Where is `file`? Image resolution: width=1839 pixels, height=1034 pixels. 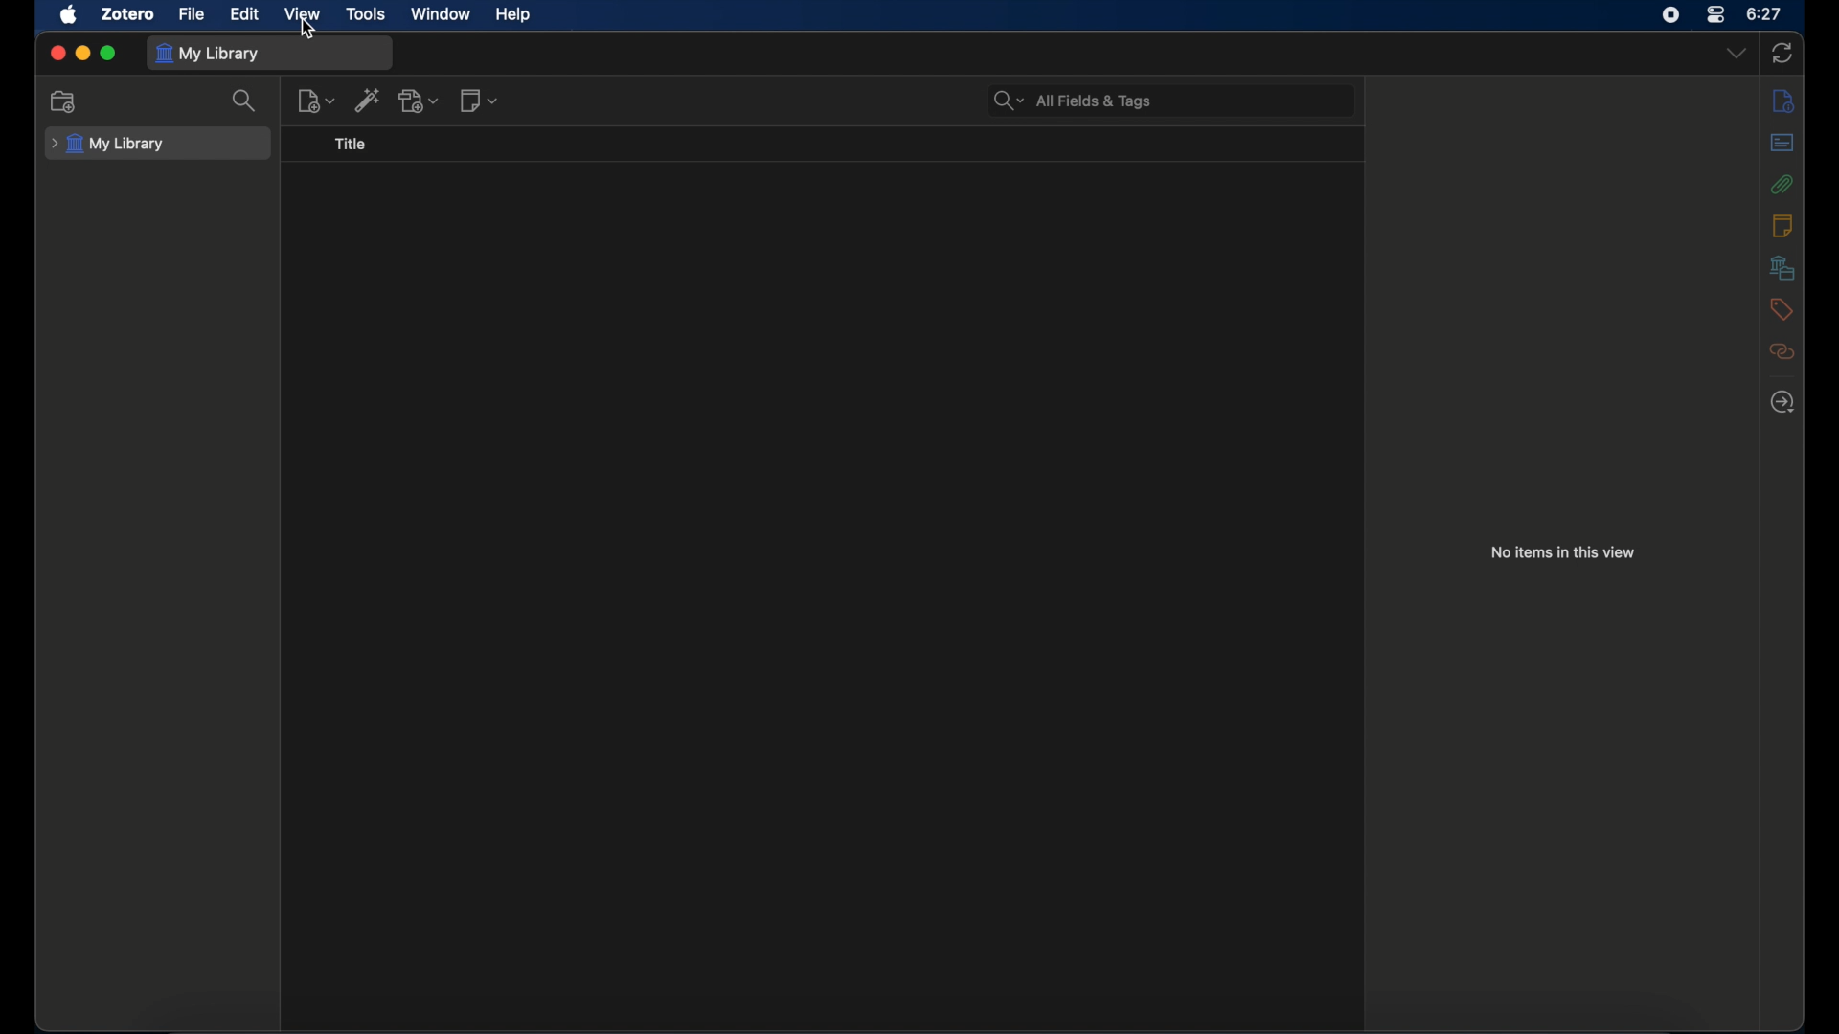 file is located at coordinates (192, 14).